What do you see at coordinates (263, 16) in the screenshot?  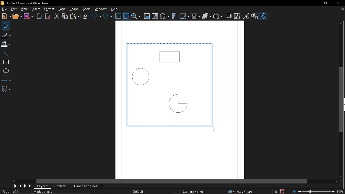 I see `Shapes` at bounding box center [263, 16].